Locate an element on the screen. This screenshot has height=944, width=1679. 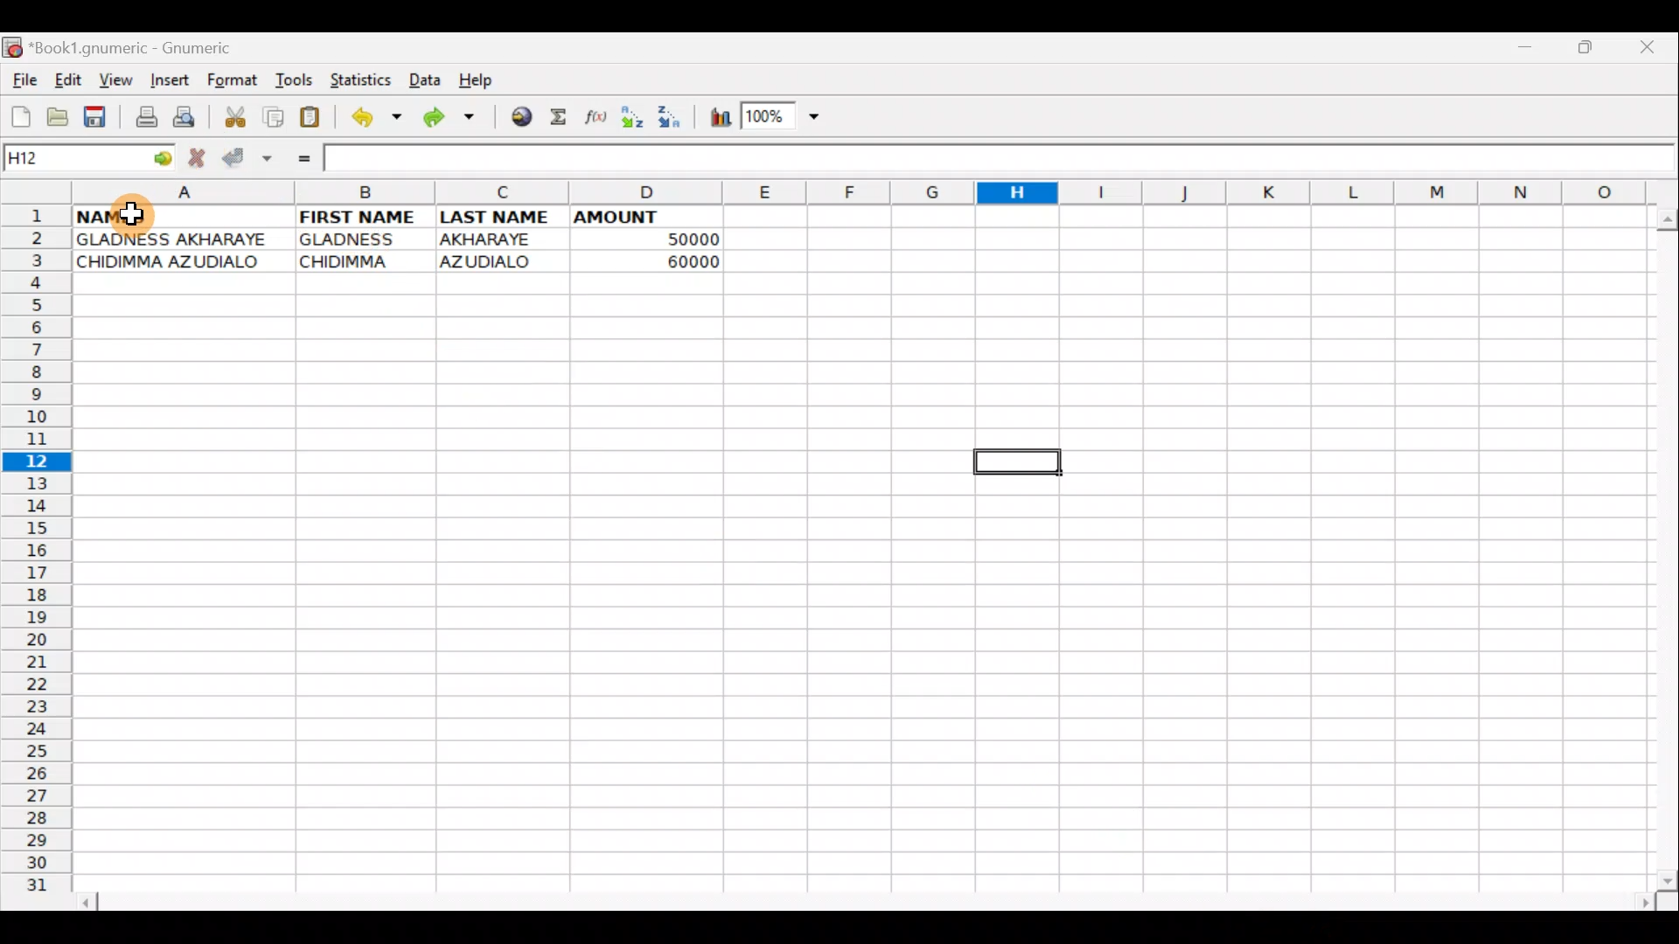
Cancel change is located at coordinates (194, 159).